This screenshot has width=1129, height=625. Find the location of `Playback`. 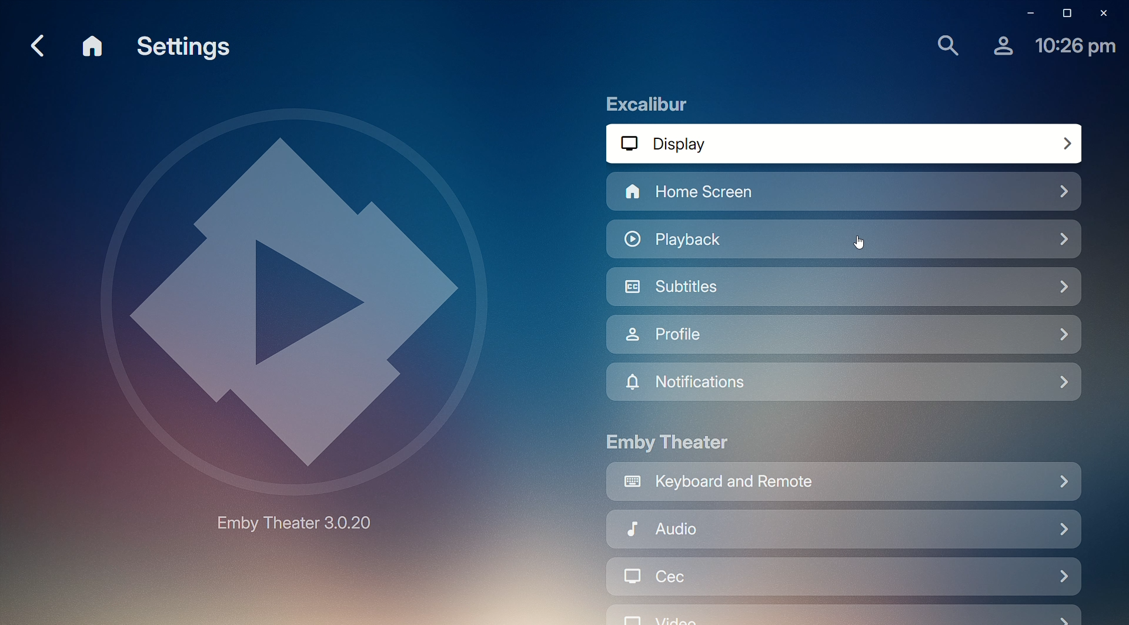

Playback is located at coordinates (725, 240).